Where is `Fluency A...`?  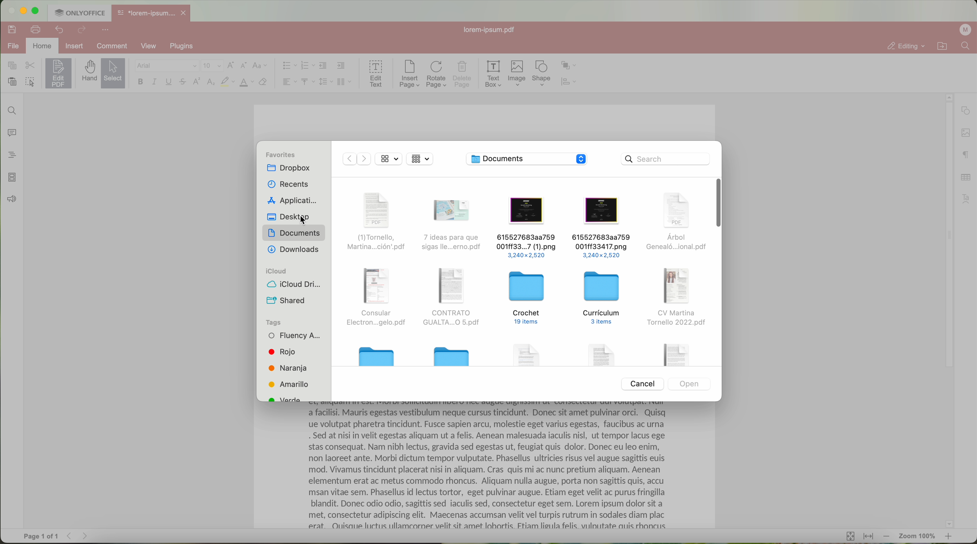 Fluency A... is located at coordinates (295, 336).